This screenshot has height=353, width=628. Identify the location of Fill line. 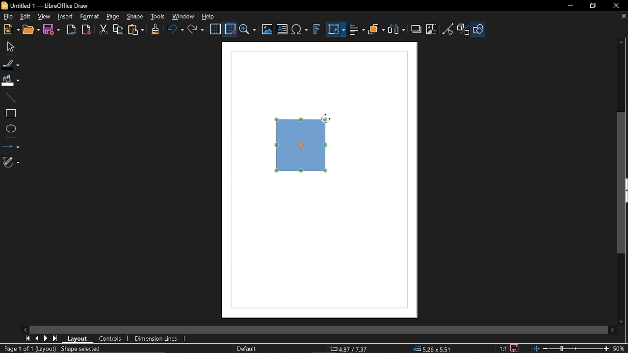
(11, 63).